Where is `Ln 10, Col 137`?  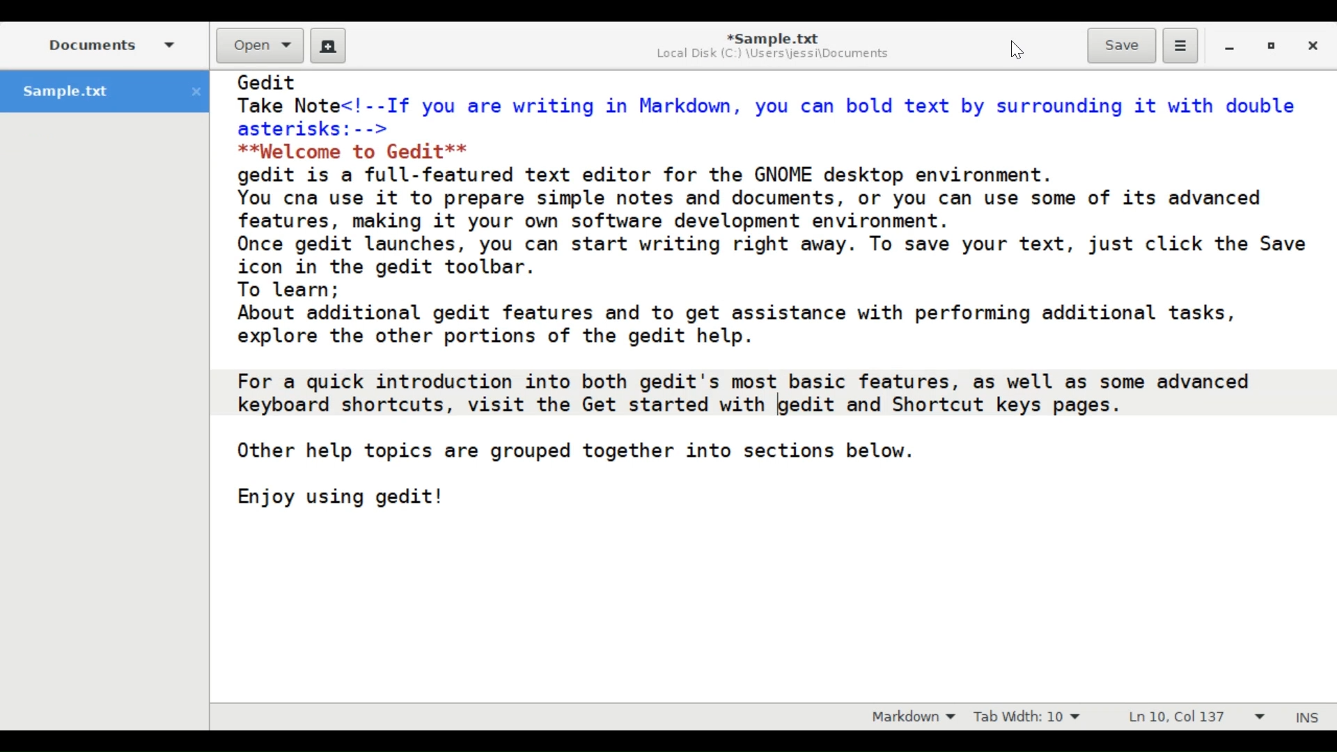 Ln 10, Col 137 is located at coordinates (1201, 714).